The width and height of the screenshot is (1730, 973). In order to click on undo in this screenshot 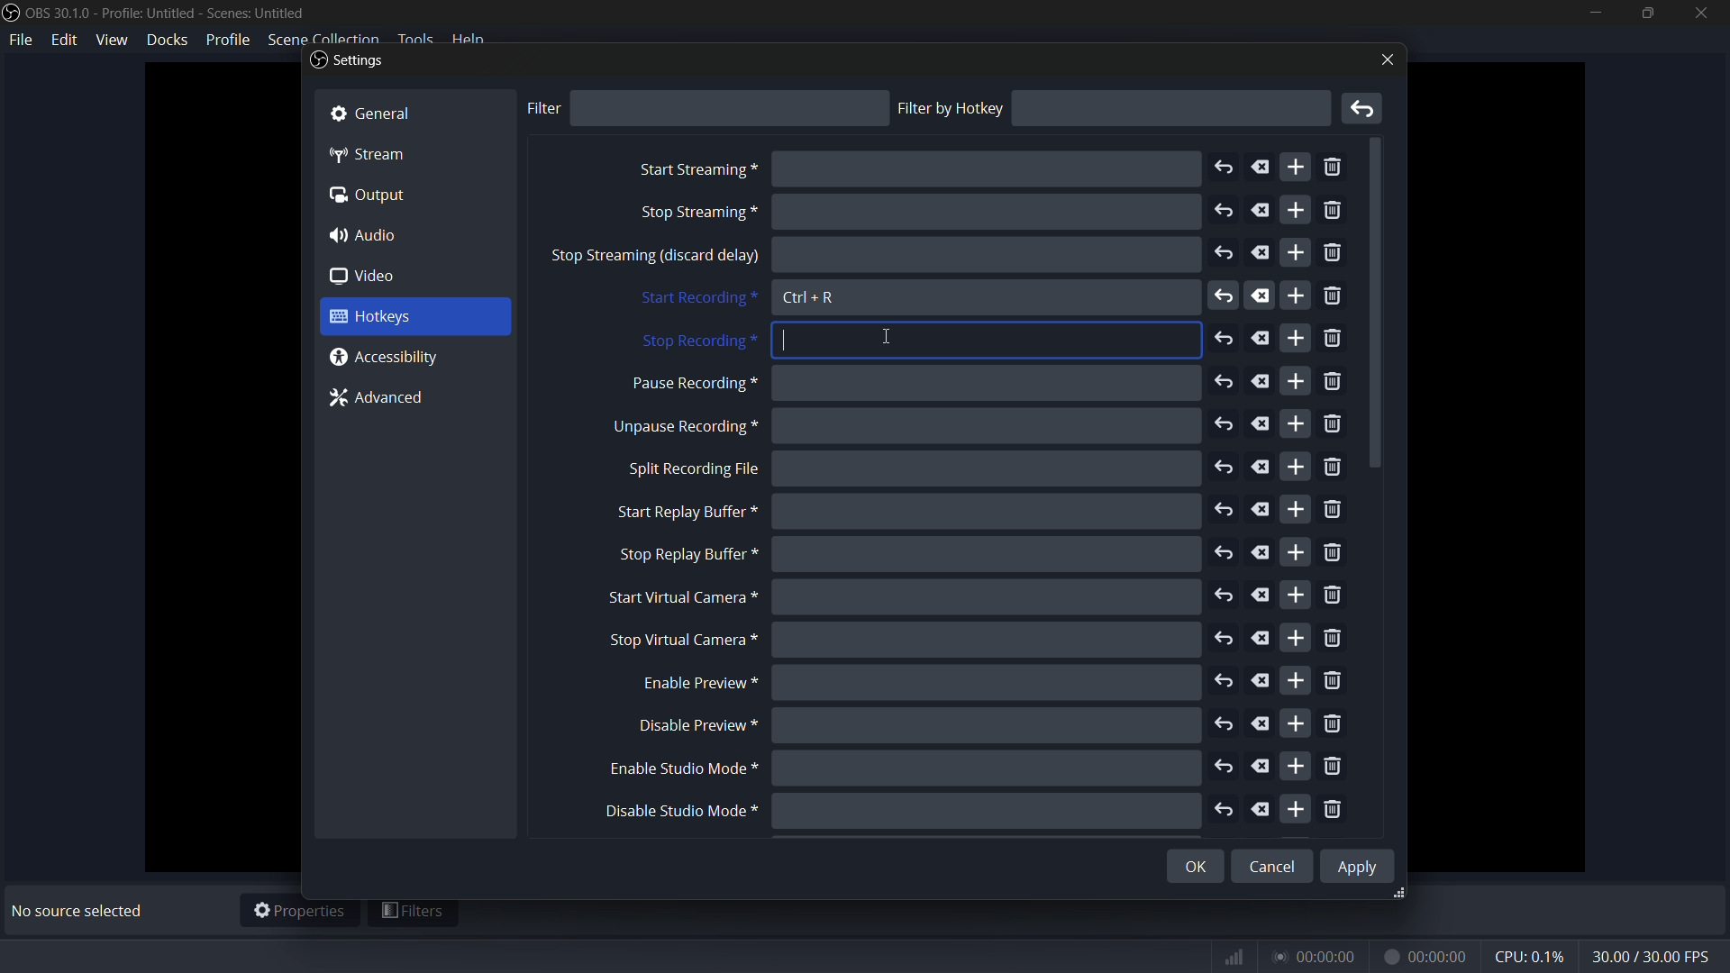, I will do `click(1221, 168)`.